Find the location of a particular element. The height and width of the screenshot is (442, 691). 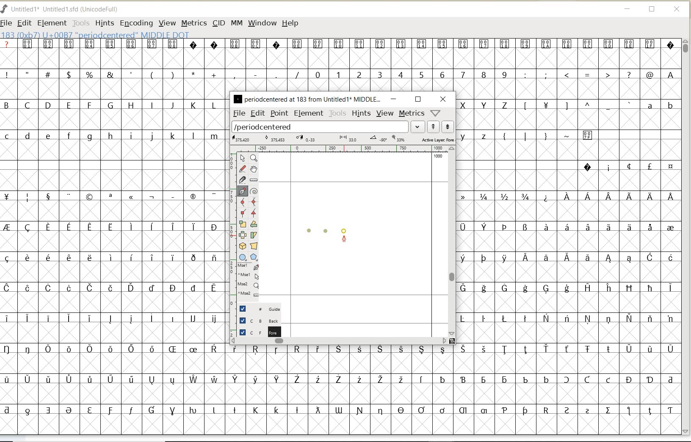

minimize is located at coordinates (393, 99).